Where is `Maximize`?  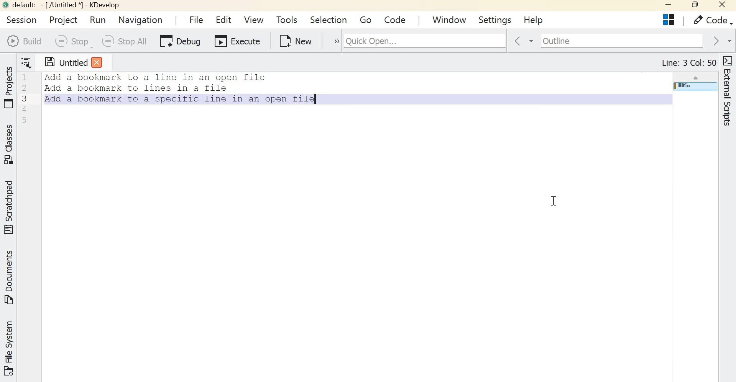 Maximize is located at coordinates (697, 5).